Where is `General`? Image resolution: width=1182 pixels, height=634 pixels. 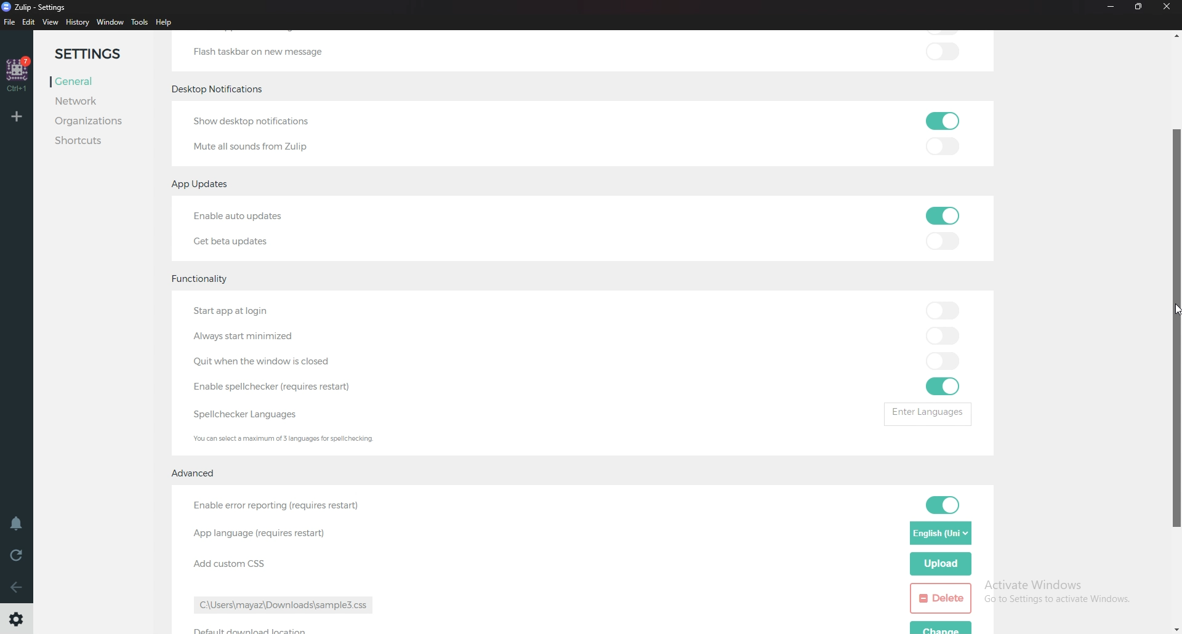 General is located at coordinates (92, 82).